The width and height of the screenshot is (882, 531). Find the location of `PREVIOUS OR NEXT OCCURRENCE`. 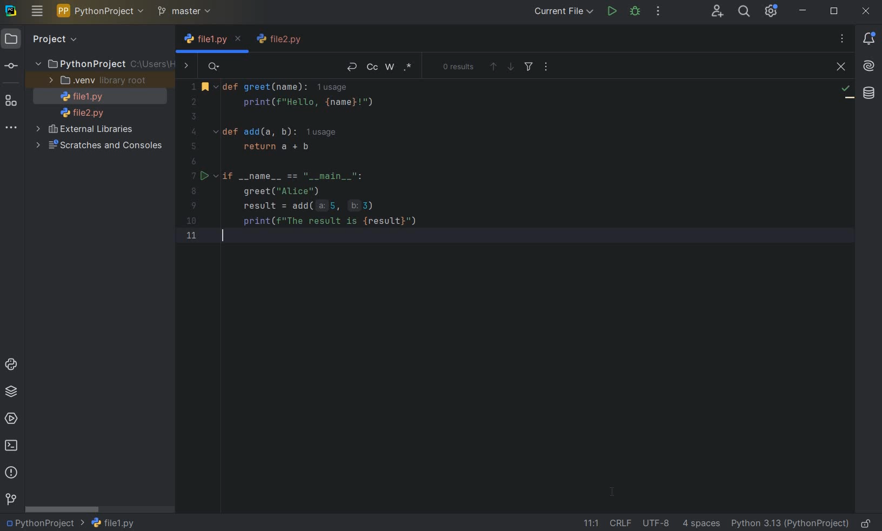

PREVIOUS OR NEXT OCCURRENCE is located at coordinates (500, 66).